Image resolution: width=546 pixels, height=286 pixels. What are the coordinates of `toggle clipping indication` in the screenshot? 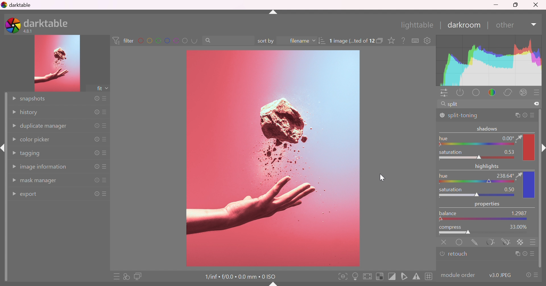 It's located at (392, 277).